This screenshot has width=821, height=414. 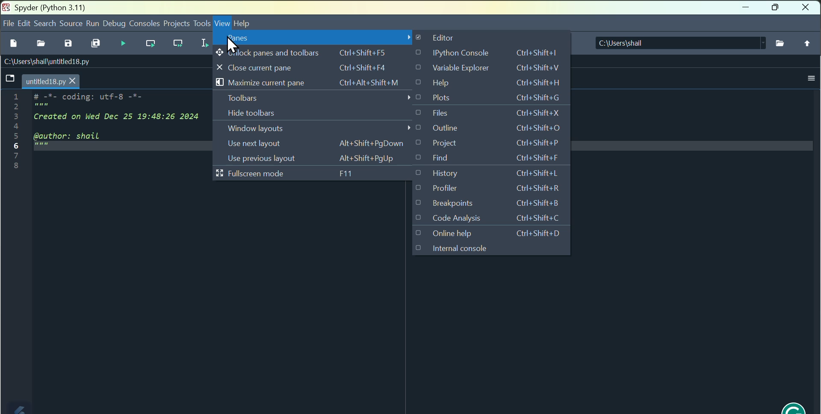 What do you see at coordinates (178, 44) in the screenshot?
I see `run current cell or method` at bounding box center [178, 44].